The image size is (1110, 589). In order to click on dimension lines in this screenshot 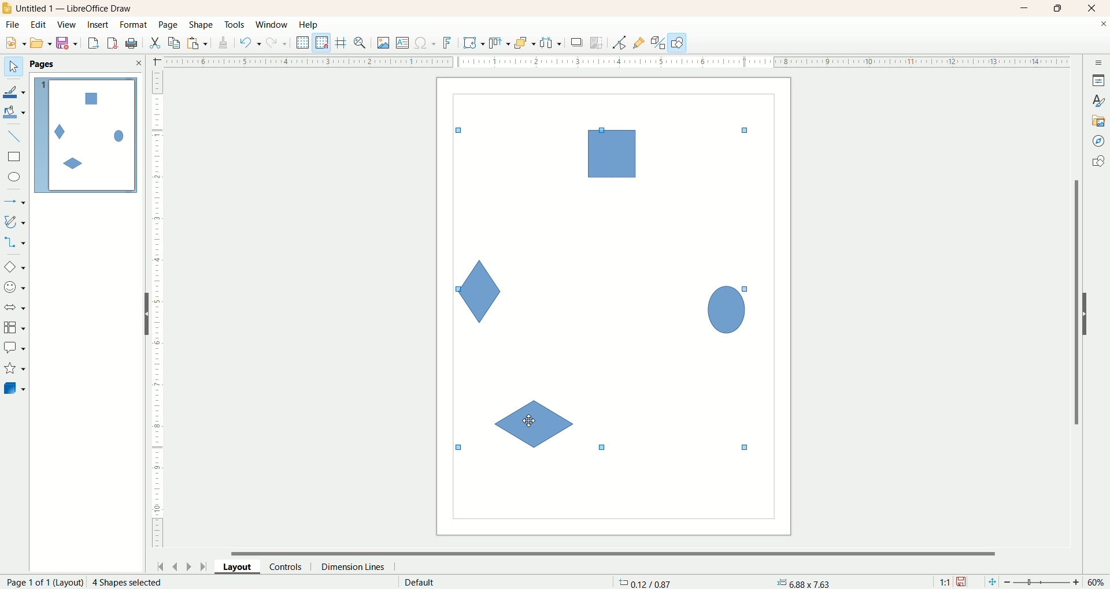, I will do `click(356, 566)`.